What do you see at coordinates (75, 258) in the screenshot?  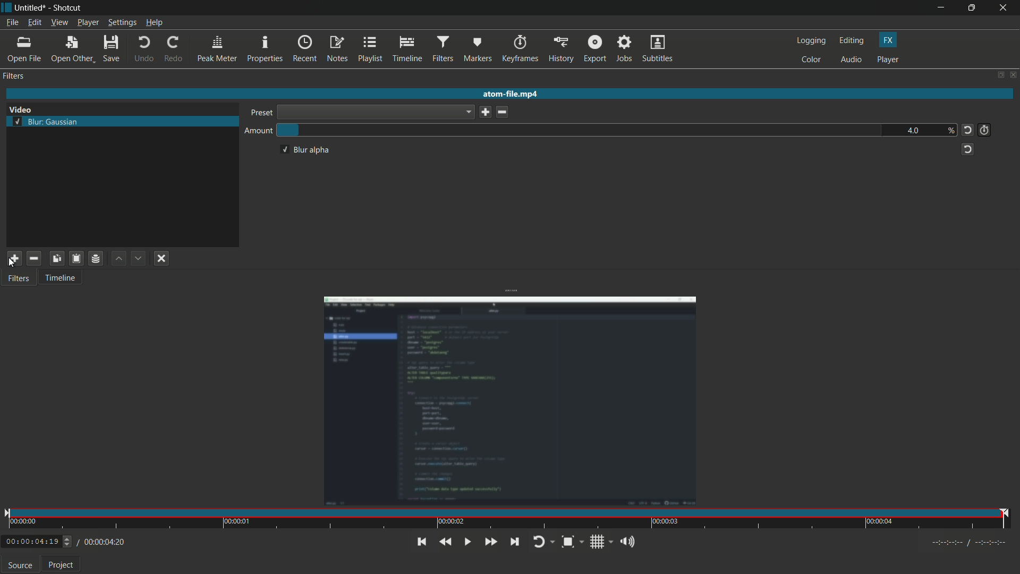 I see `paste filters` at bounding box center [75, 258].